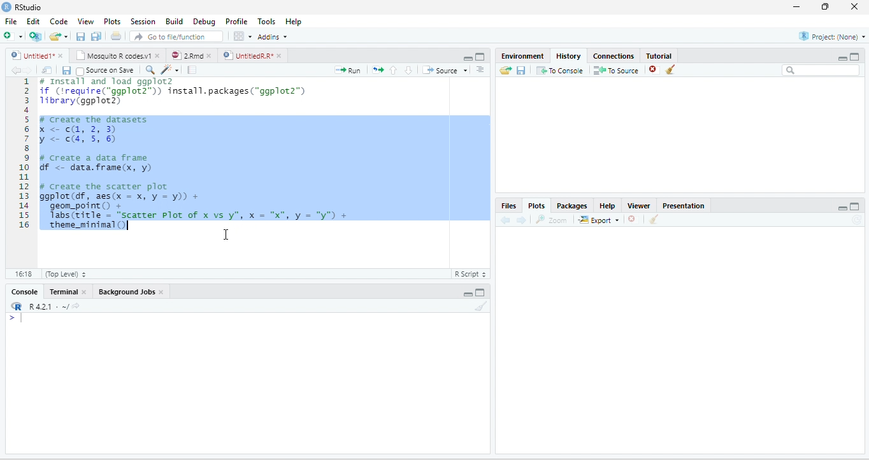  Describe the element at coordinates (13, 36) in the screenshot. I see `New file` at that location.